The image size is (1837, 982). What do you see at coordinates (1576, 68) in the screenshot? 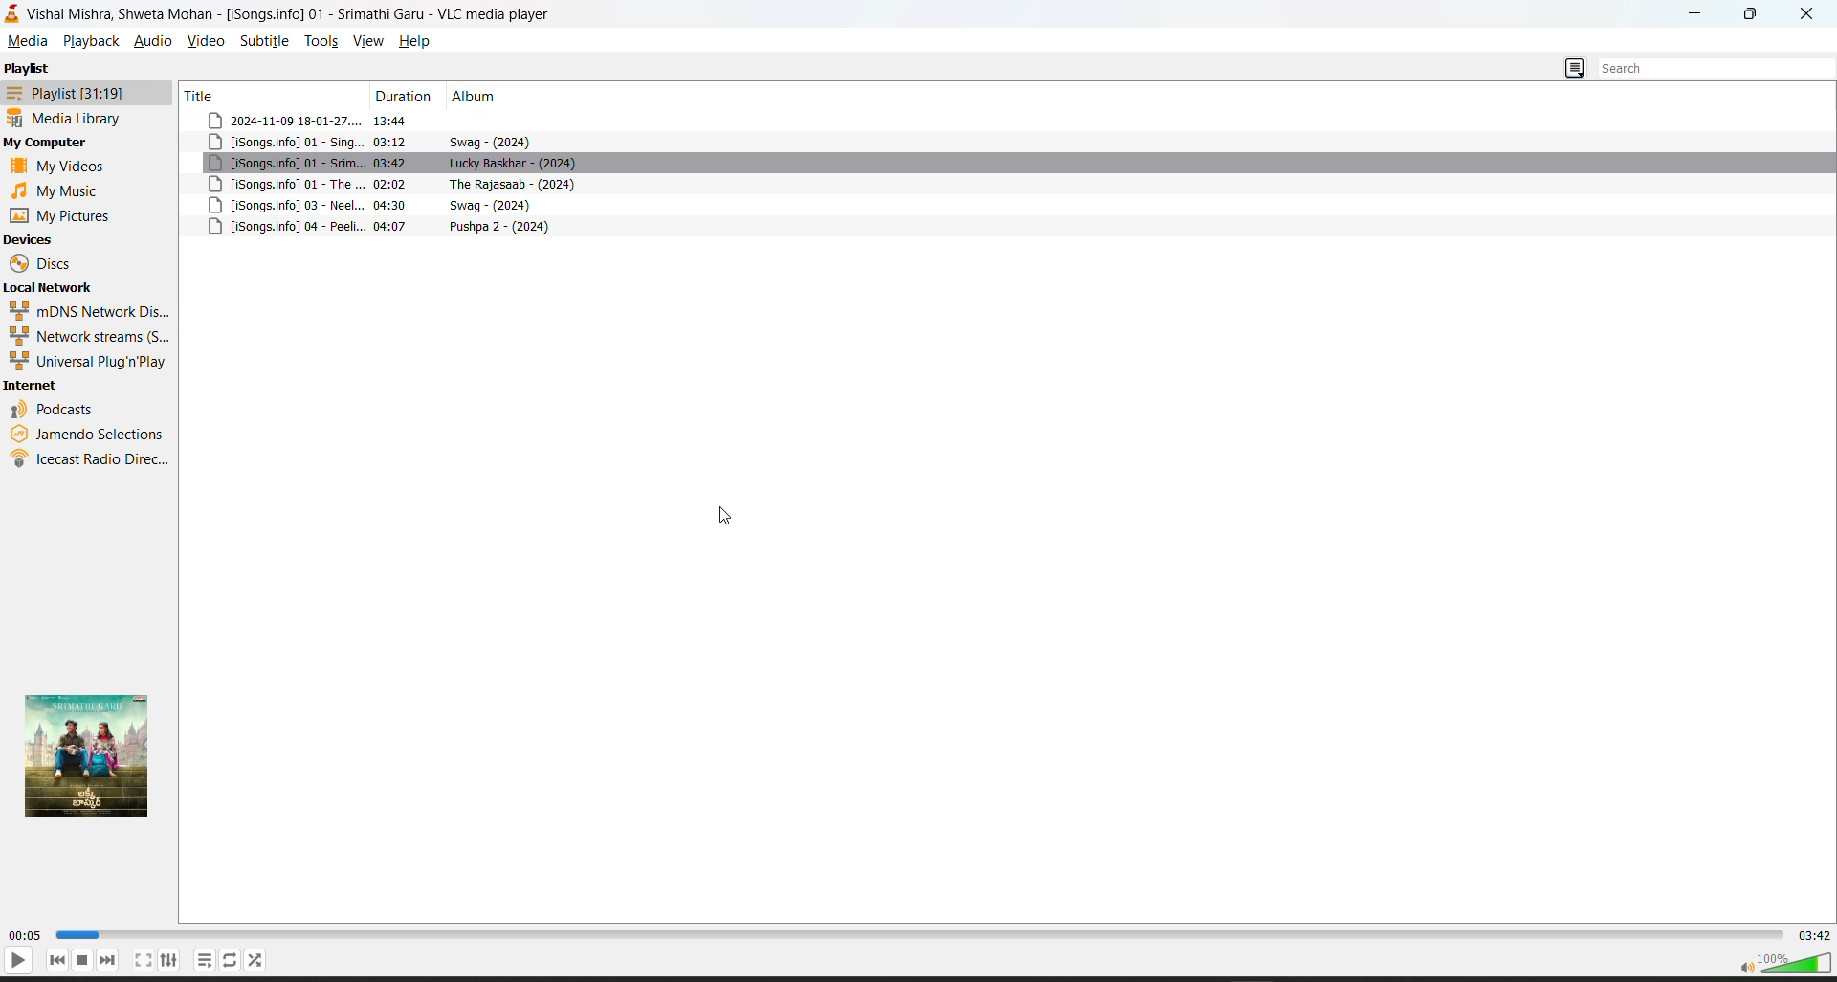
I see `change playlist view` at bounding box center [1576, 68].